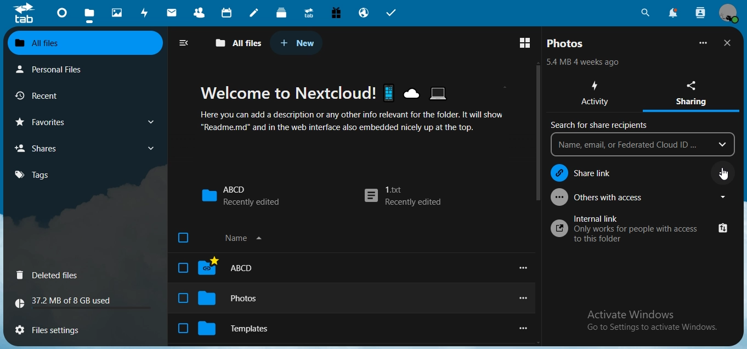  I want to click on checkbox, so click(184, 297).